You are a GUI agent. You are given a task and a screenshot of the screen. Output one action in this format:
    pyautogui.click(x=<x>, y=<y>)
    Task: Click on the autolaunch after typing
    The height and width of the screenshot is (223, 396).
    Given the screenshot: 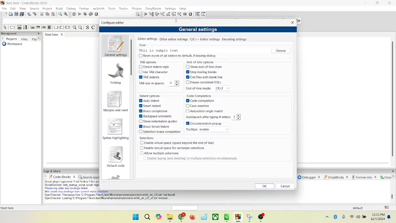 What is the action you would take?
    pyautogui.click(x=216, y=117)
    